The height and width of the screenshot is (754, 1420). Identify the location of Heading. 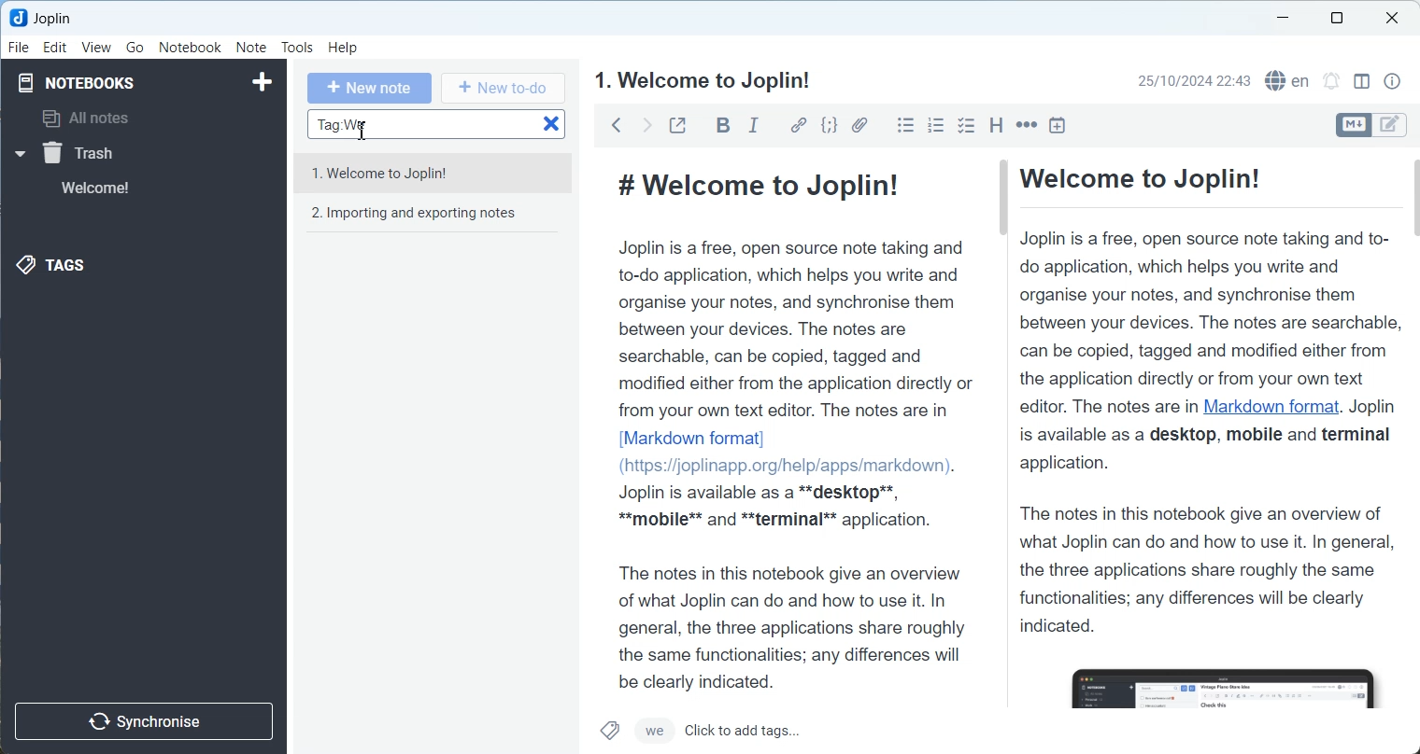
(996, 124).